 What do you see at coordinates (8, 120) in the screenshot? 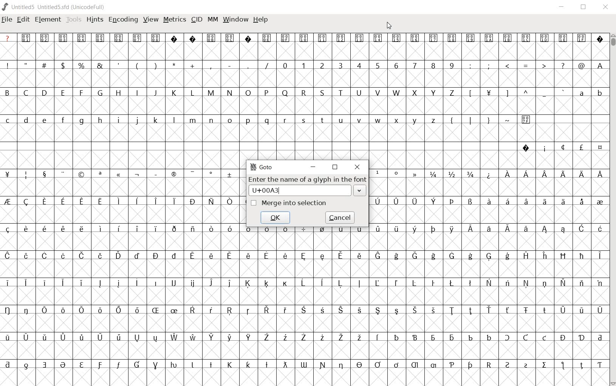
I see `c` at bounding box center [8, 120].